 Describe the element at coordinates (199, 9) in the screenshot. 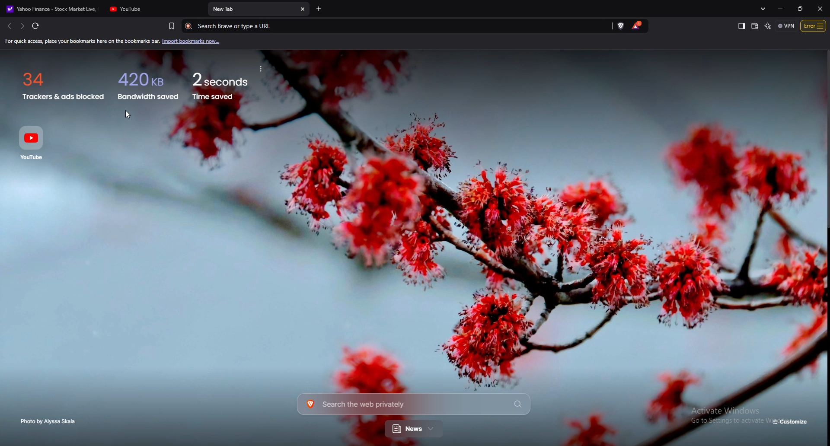

I see `close tab` at that location.